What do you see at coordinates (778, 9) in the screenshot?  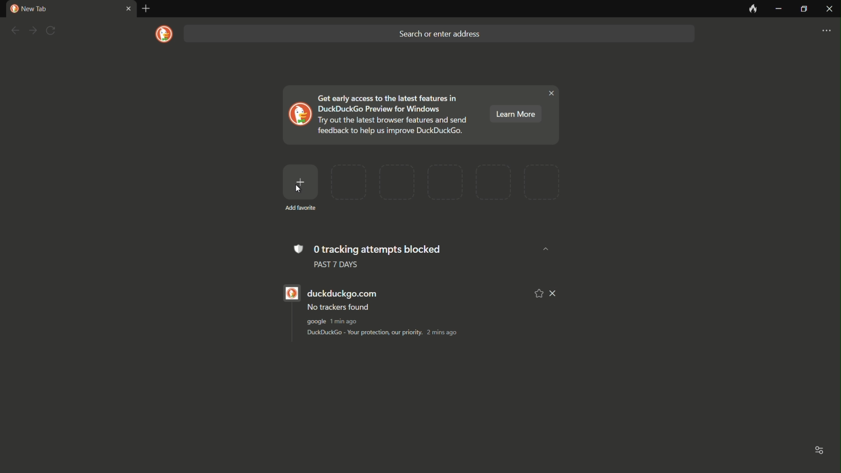 I see `minimize` at bounding box center [778, 9].